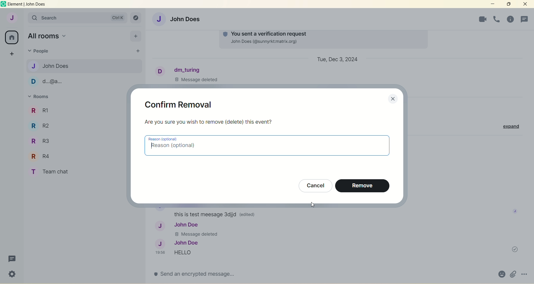 The height and width of the screenshot is (284, 534). Describe the element at coordinates (193, 253) in the screenshot. I see `Hello` at that location.